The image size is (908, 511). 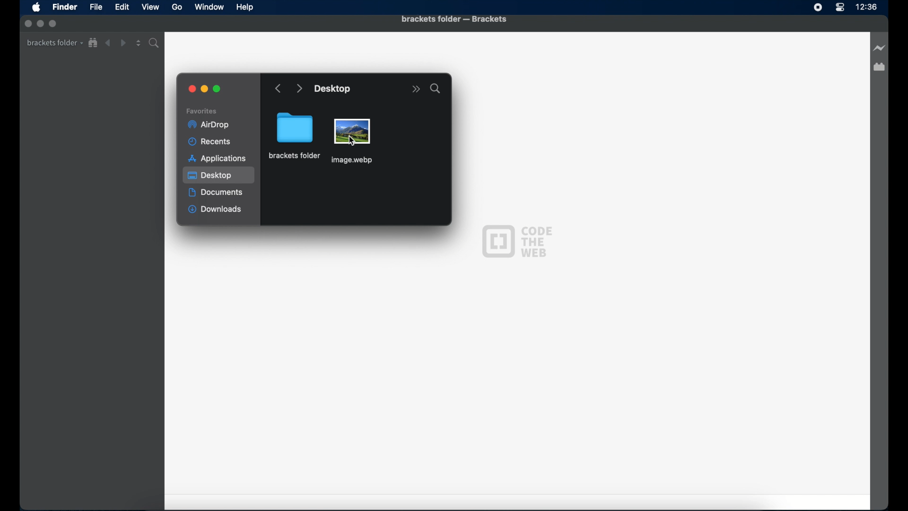 What do you see at coordinates (435, 88) in the screenshot?
I see `search` at bounding box center [435, 88].